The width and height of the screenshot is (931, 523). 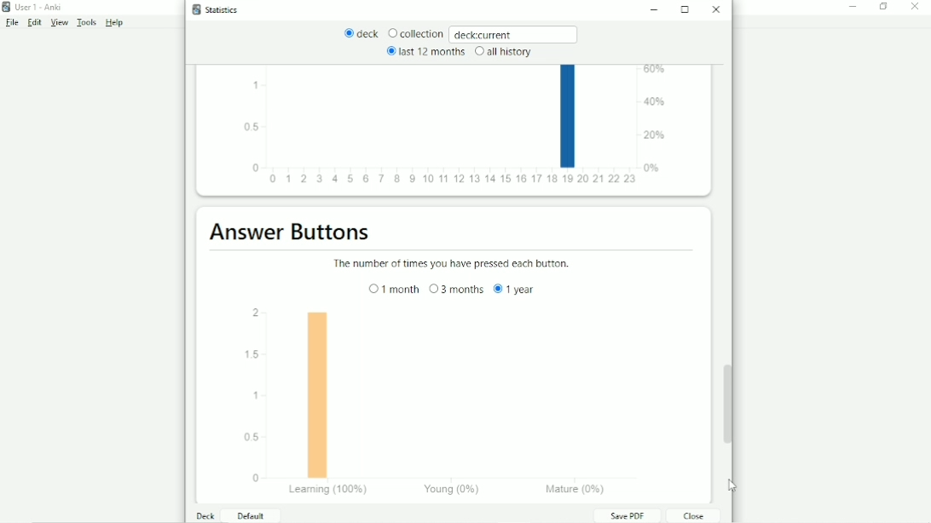 I want to click on all history, so click(x=502, y=52).